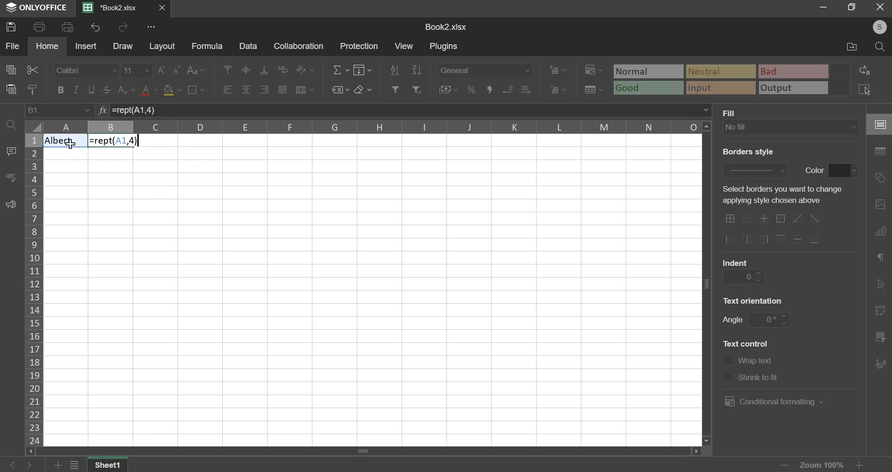 Image resolution: width=892 pixels, height=472 pixels. What do you see at coordinates (758, 361) in the screenshot?
I see `text` at bounding box center [758, 361].